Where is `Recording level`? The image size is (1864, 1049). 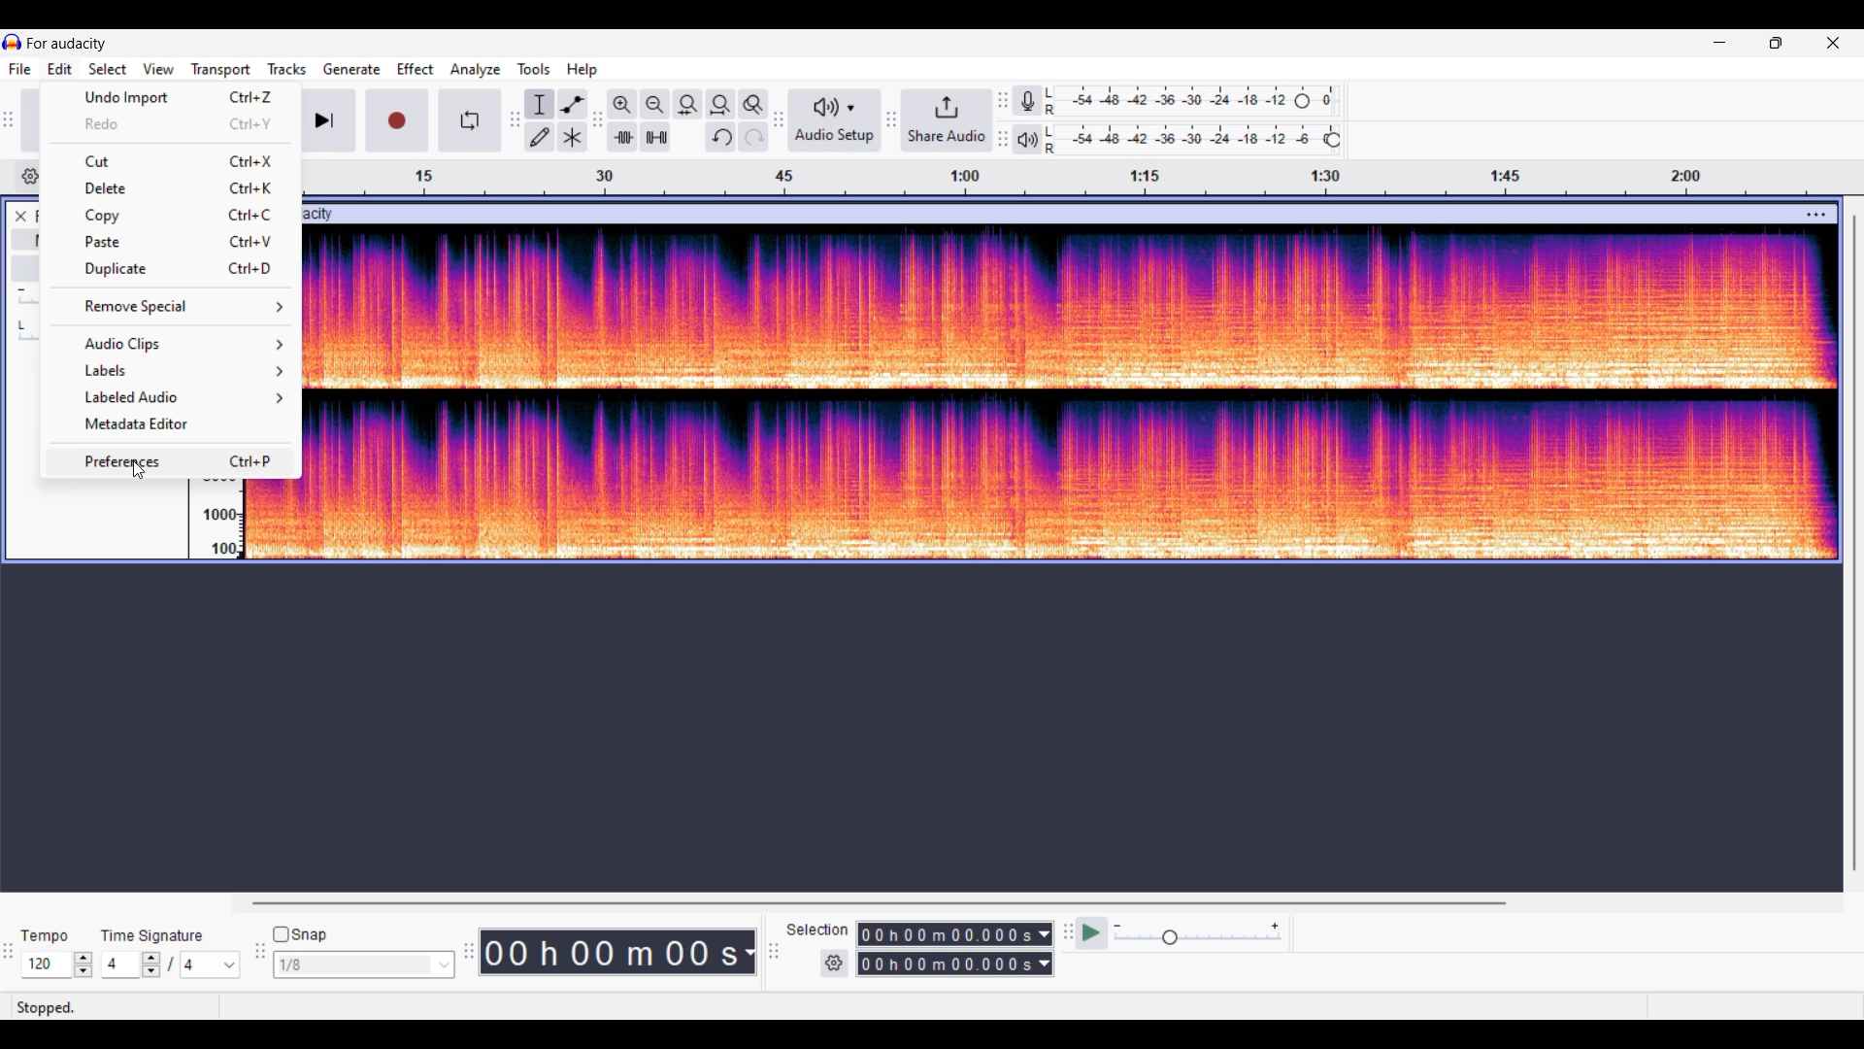 Recording level is located at coordinates (1190, 101).